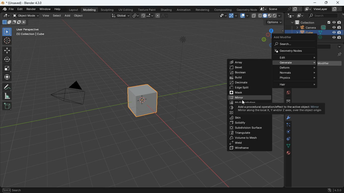 This screenshot has width=344, height=193. What do you see at coordinates (20, 10) in the screenshot?
I see `edit` at bounding box center [20, 10].